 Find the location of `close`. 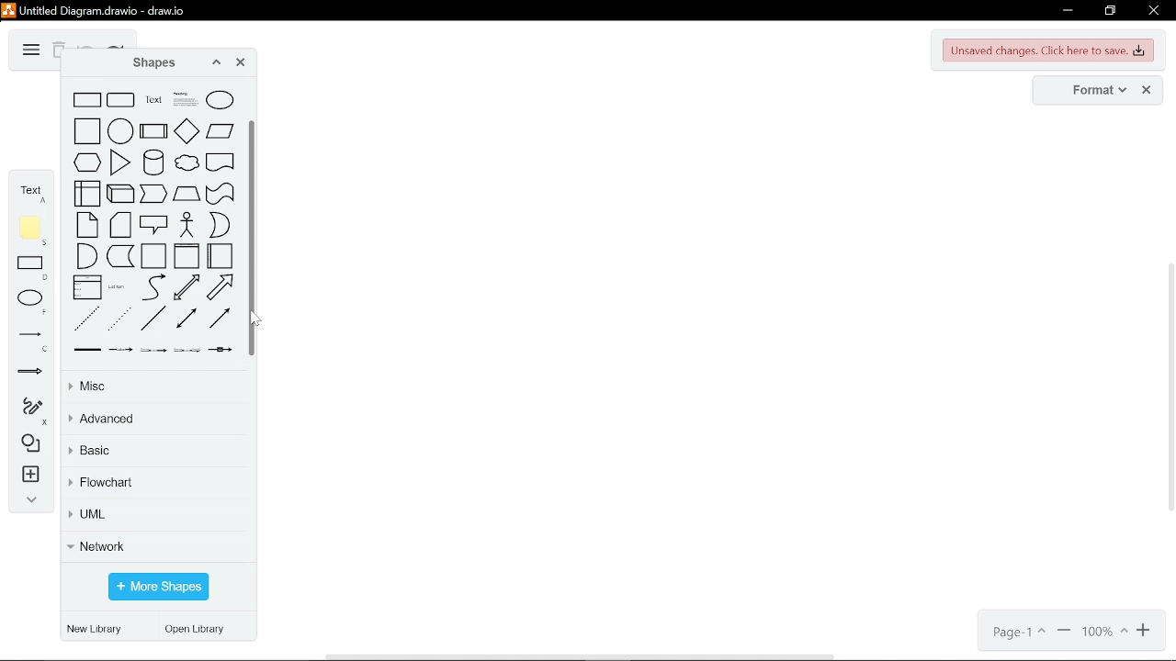

close is located at coordinates (1147, 91).